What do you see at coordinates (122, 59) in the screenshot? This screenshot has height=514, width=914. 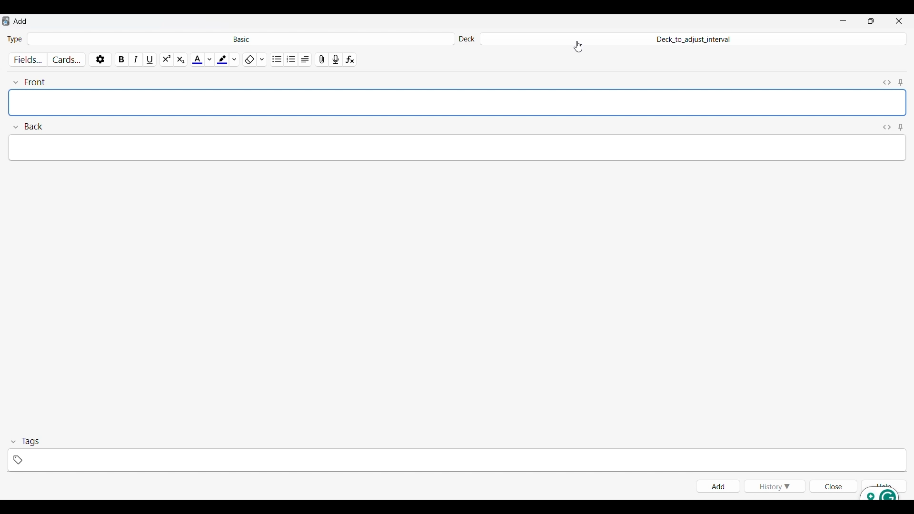 I see `Bold` at bounding box center [122, 59].